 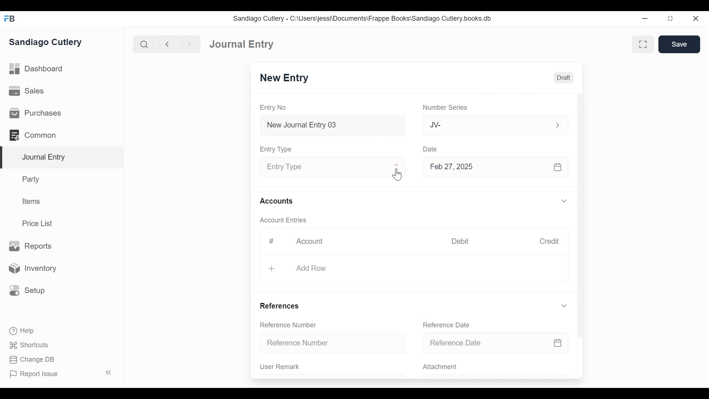 What do you see at coordinates (281, 306) in the screenshot?
I see `References` at bounding box center [281, 306].